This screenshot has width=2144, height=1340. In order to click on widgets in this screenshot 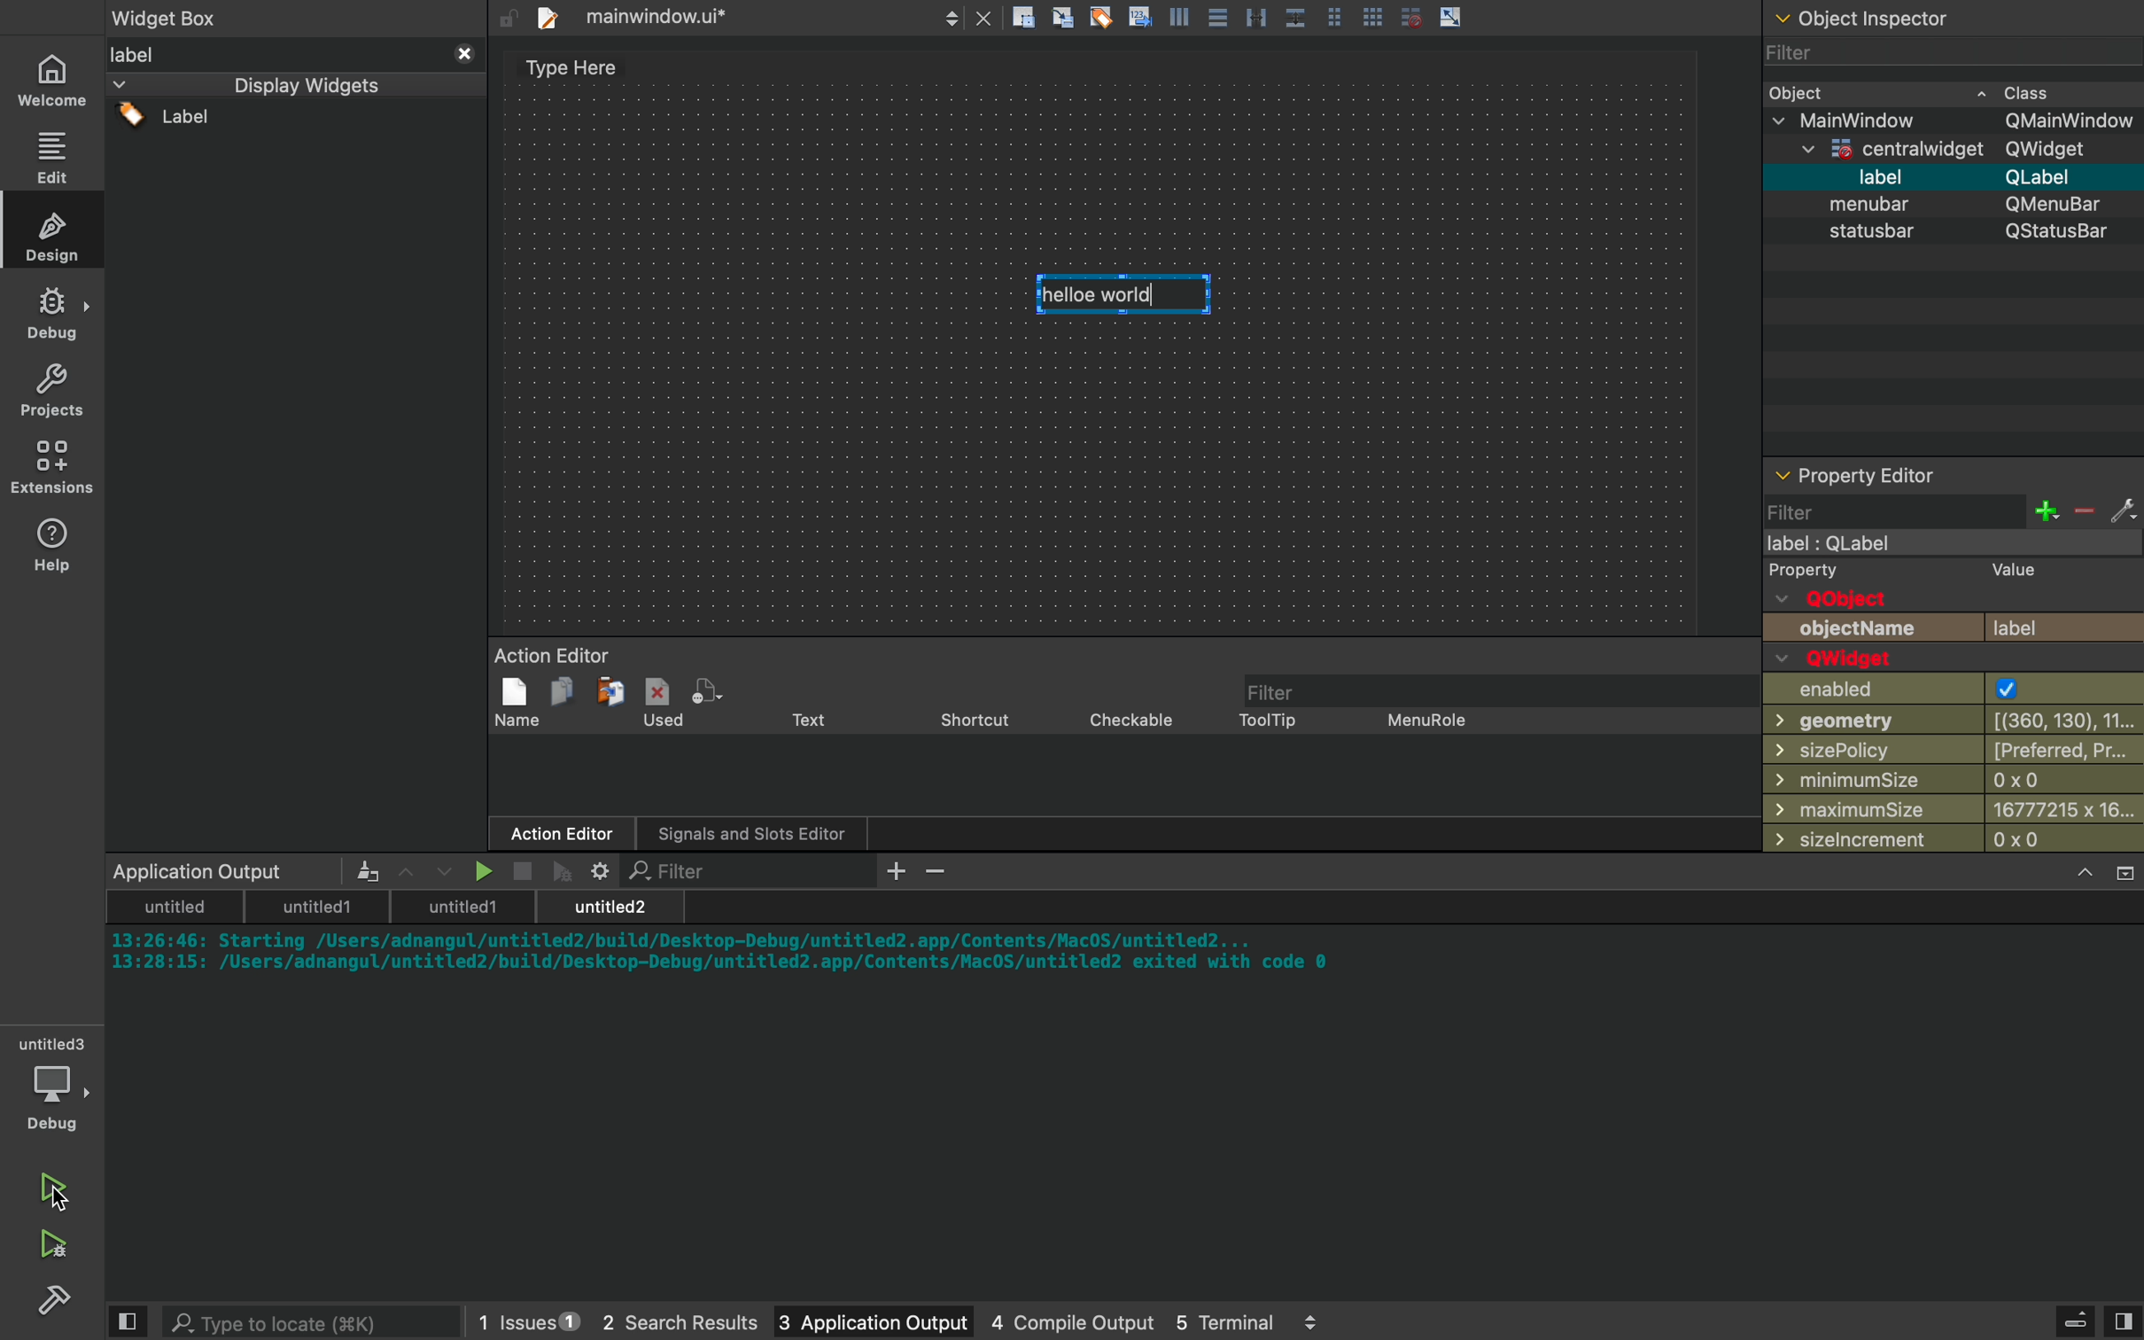, I will do `click(296, 447)`.